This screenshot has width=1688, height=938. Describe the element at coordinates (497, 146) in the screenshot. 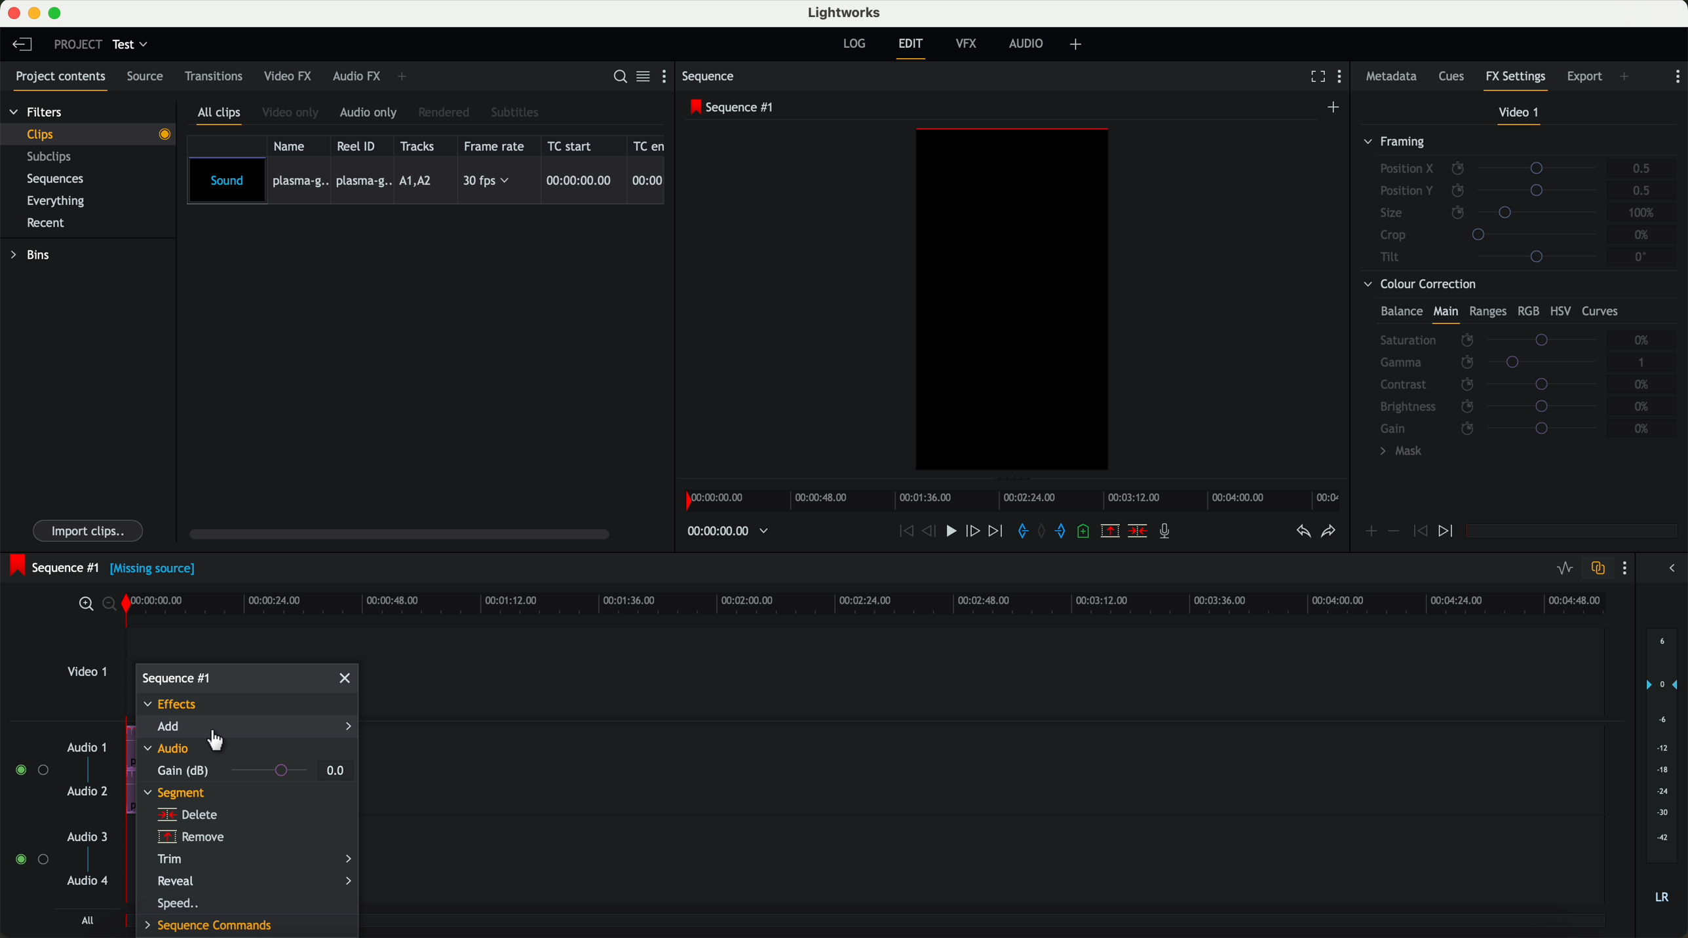

I see `frame rate` at that location.